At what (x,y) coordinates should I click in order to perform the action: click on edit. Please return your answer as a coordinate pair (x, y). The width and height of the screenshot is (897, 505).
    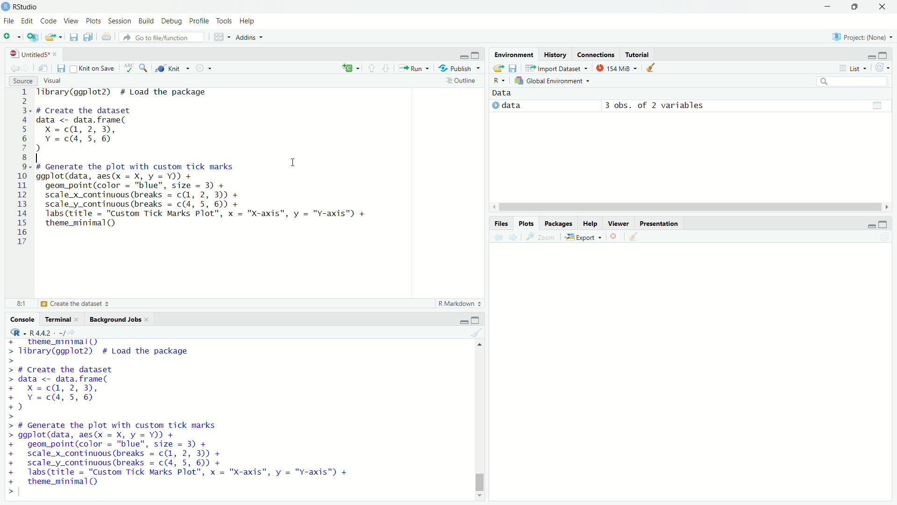
    Looking at the image, I should click on (28, 22).